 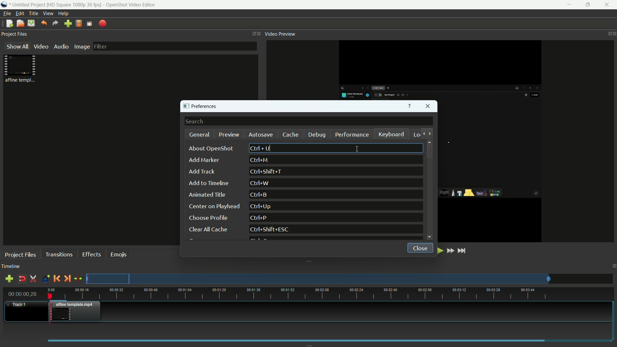 What do you see at coordinates (89, 23) in the screenshot?
I see `full screen` at bounding box center [89, 23].